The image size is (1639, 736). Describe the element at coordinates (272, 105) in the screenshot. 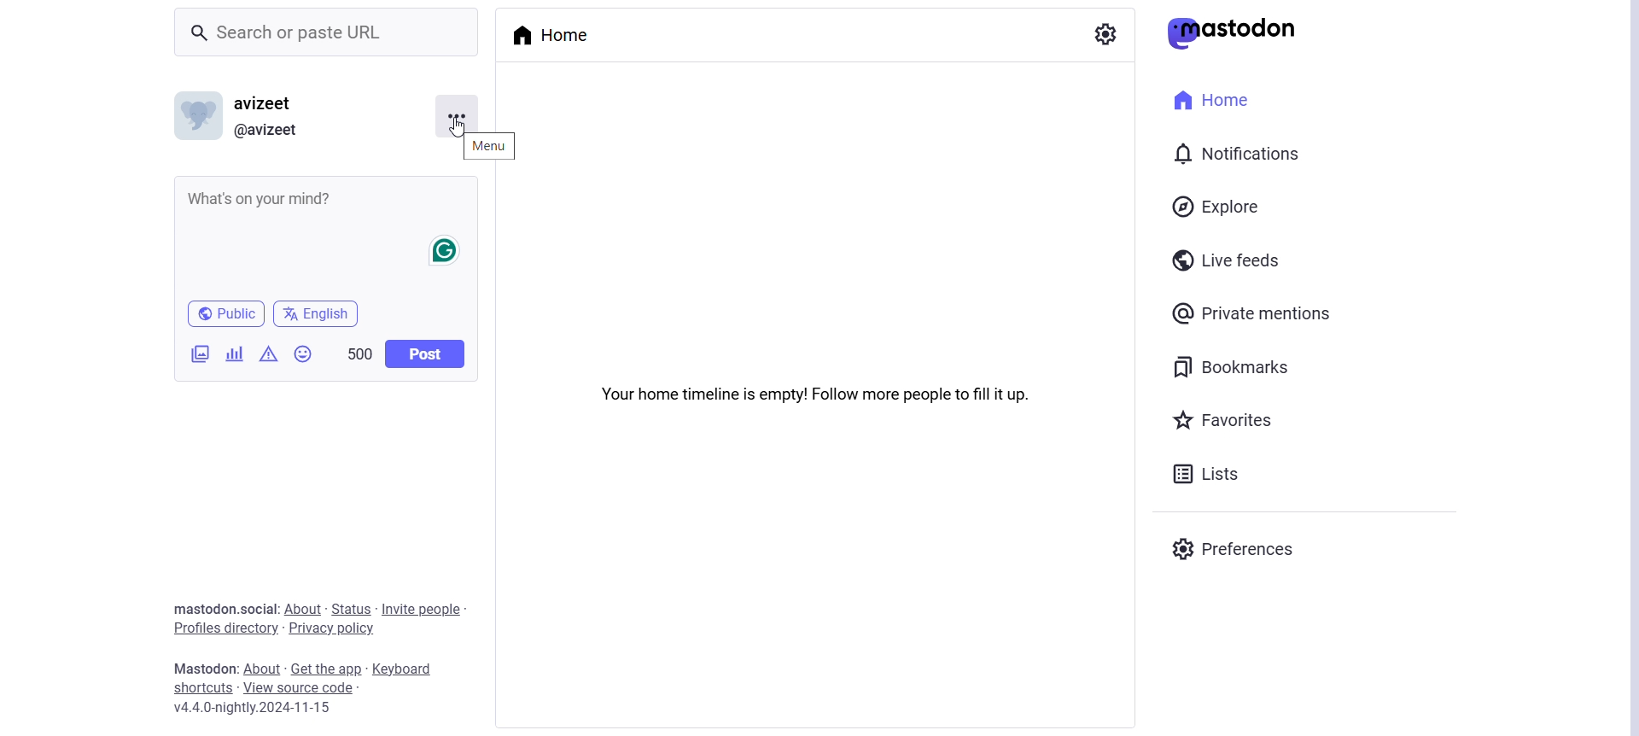

I see `User Name` at that location.